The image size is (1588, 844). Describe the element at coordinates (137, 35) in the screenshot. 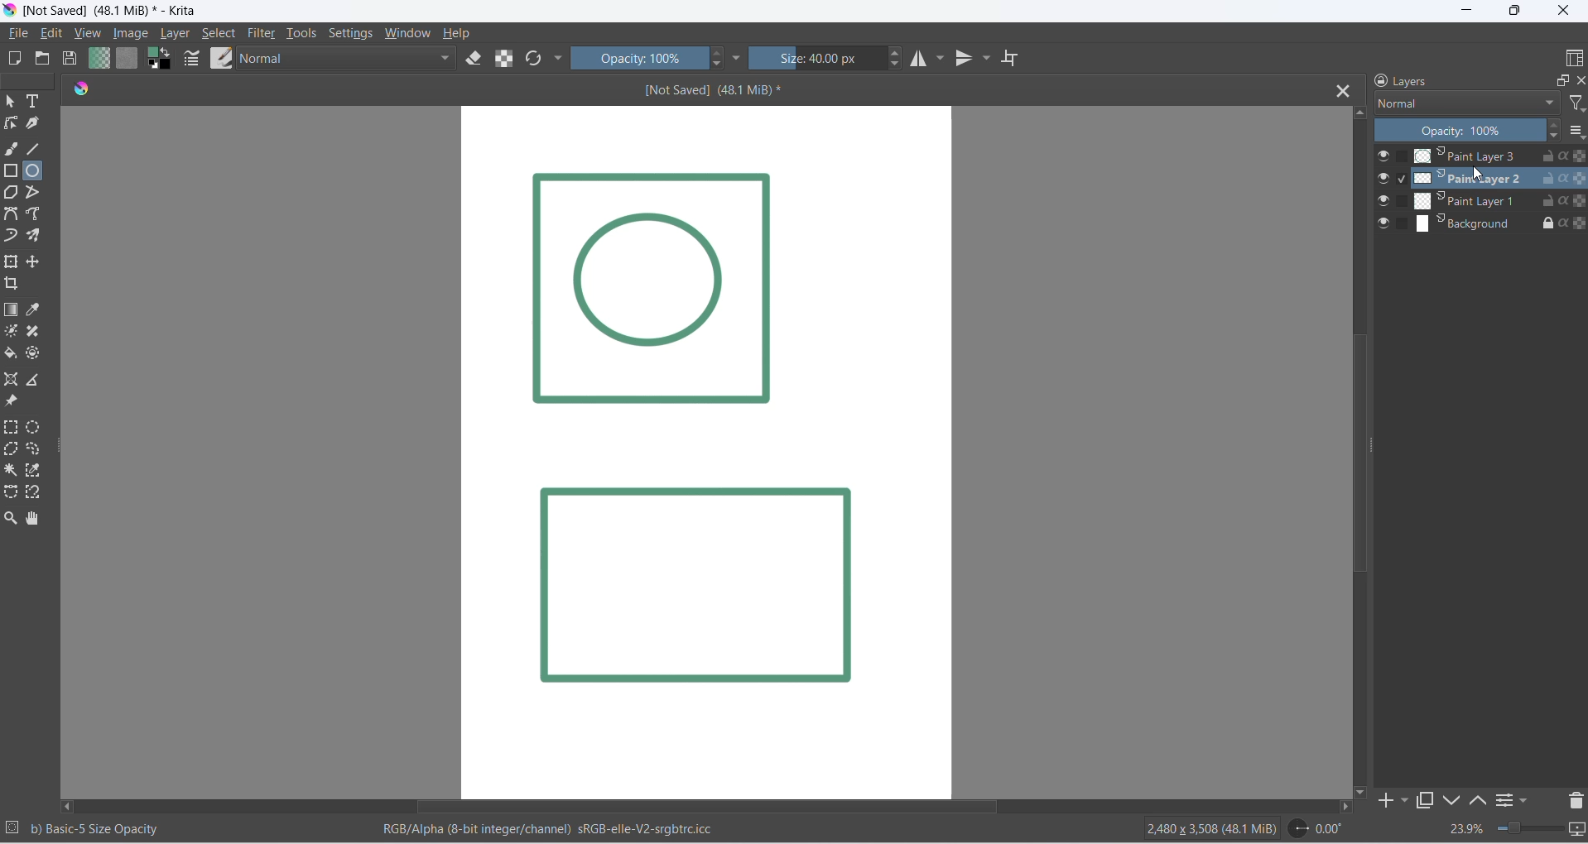

I see `image` at that location.